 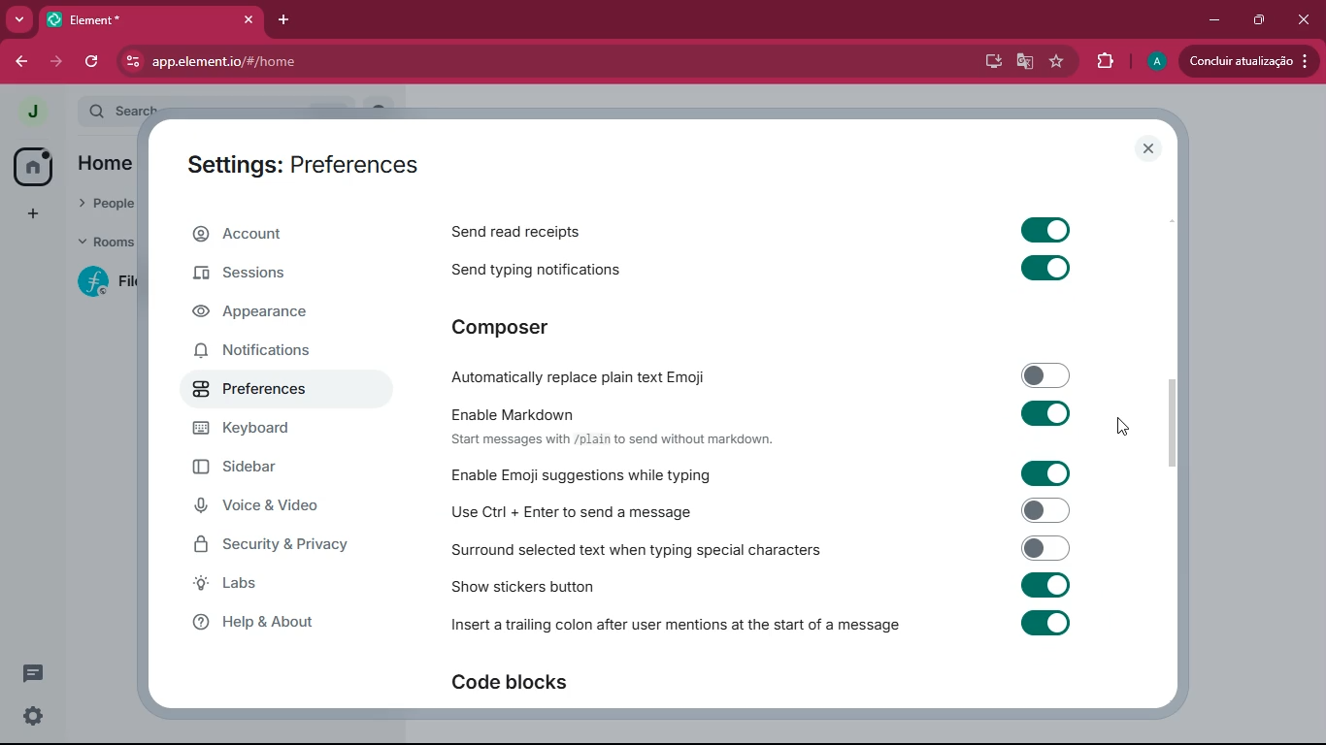 I want to click on toggle on or off, so click(x=1040, y=473).